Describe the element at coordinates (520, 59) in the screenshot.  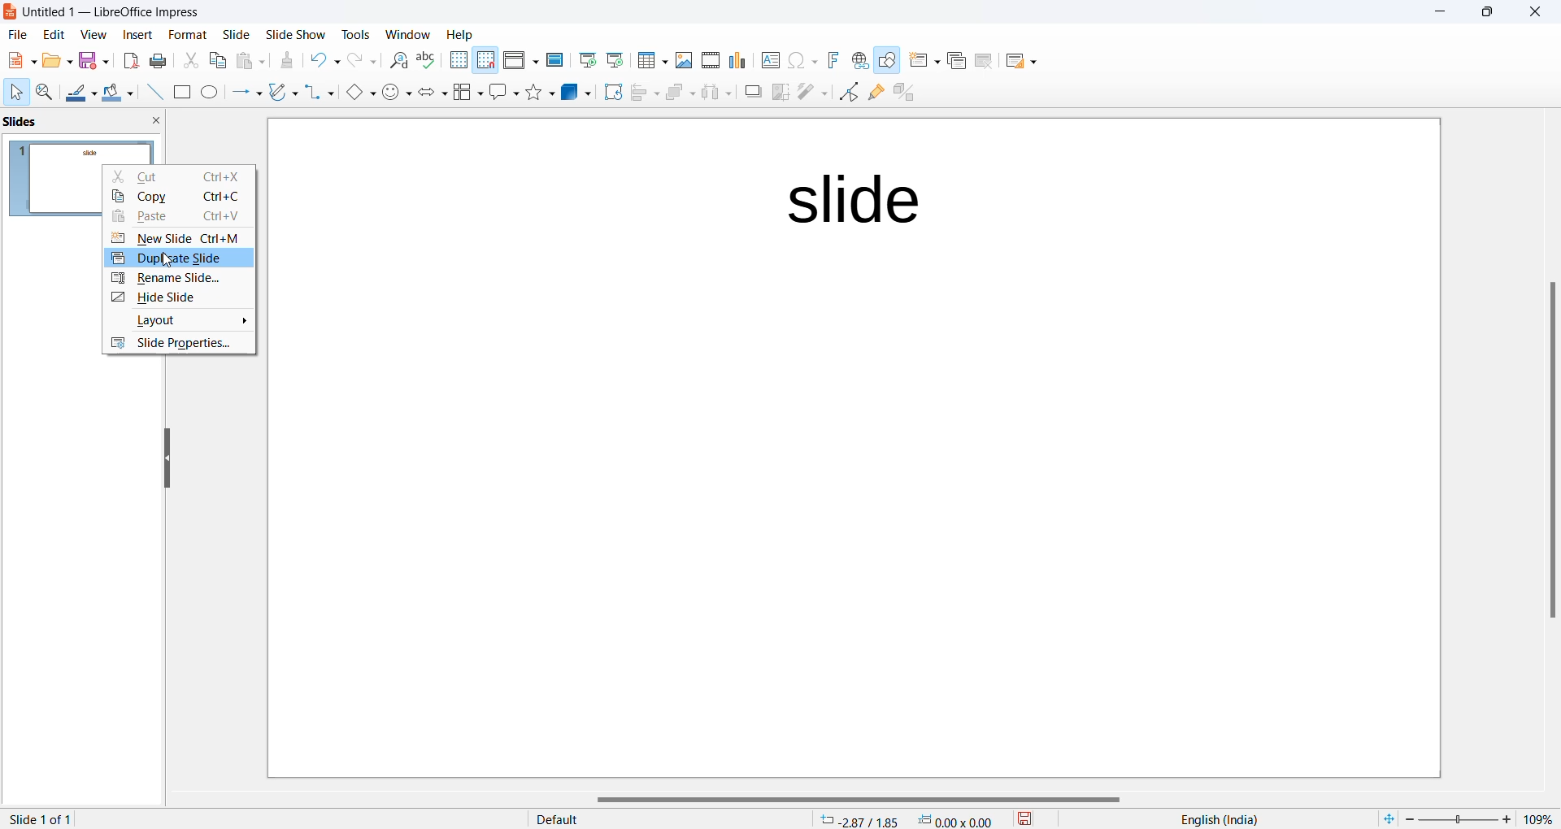
I see `Display views` at that location.